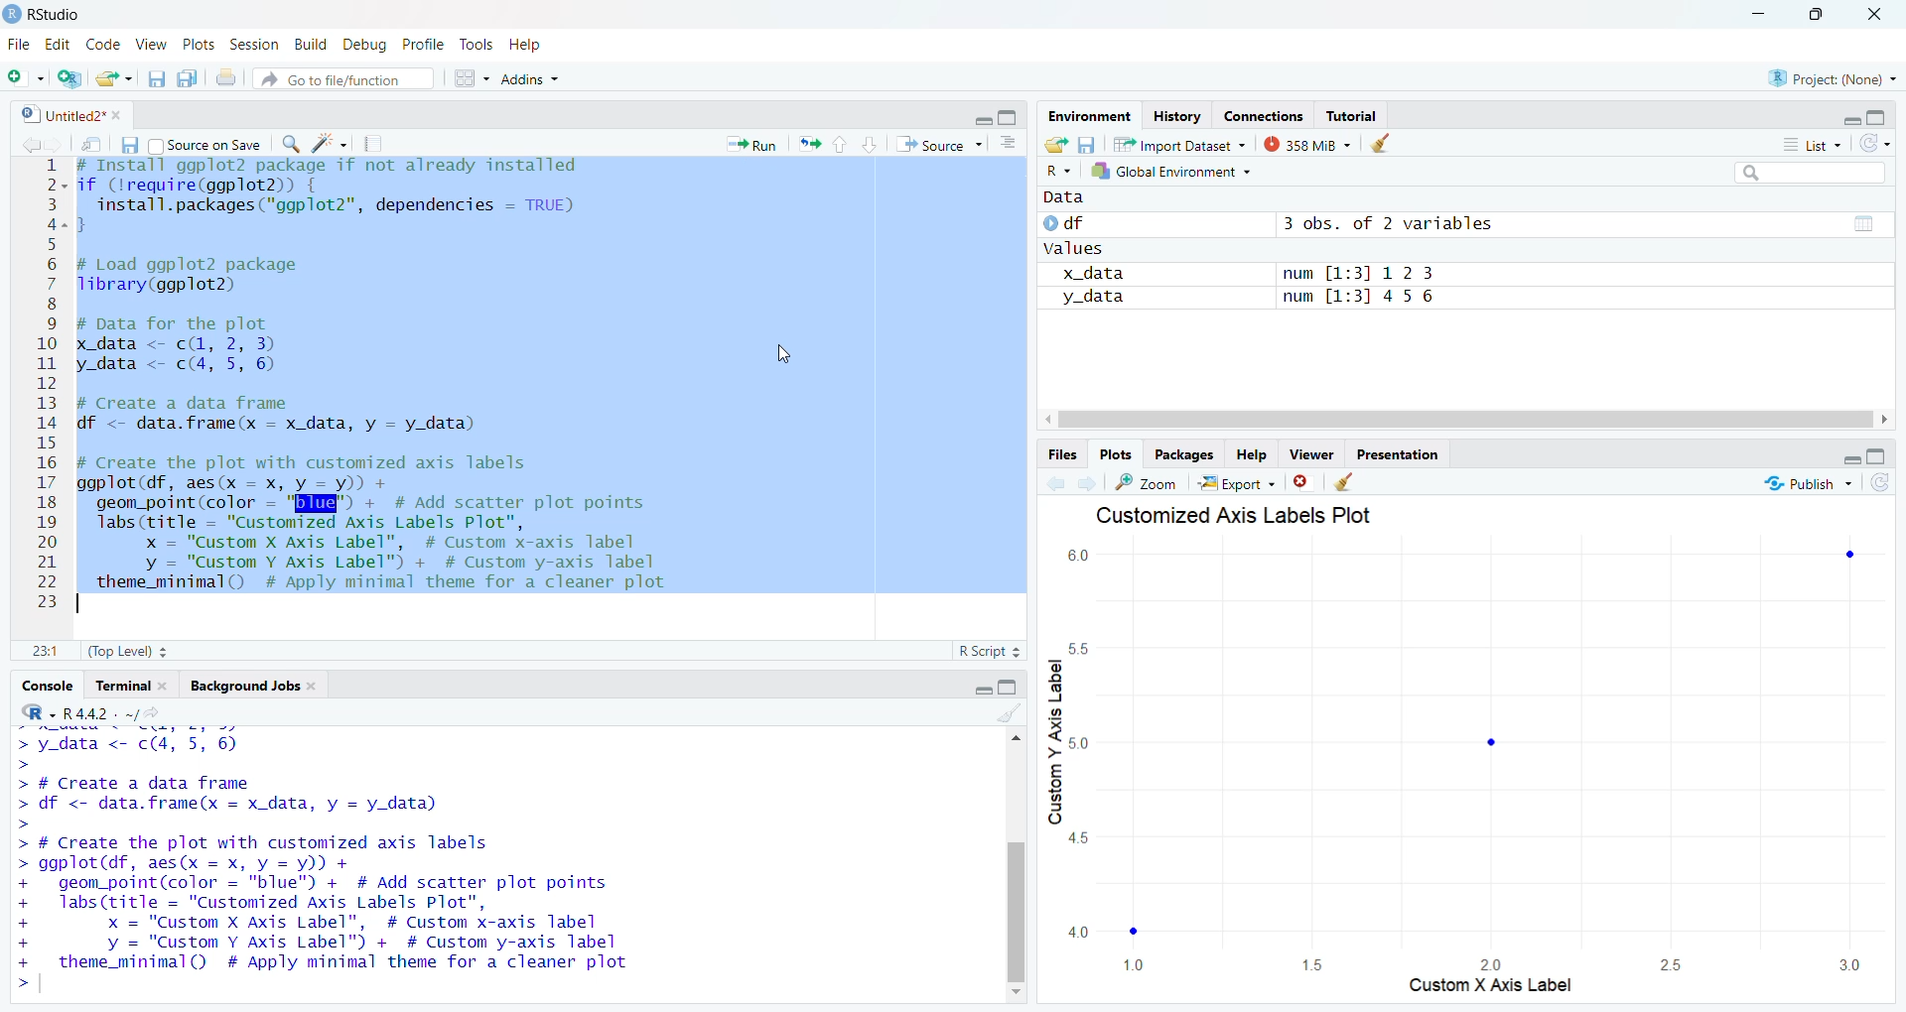  What do you see at coordinates (1117, 455) in the screenshot?
I see `; Plots` at bounding box center [1117, 455].